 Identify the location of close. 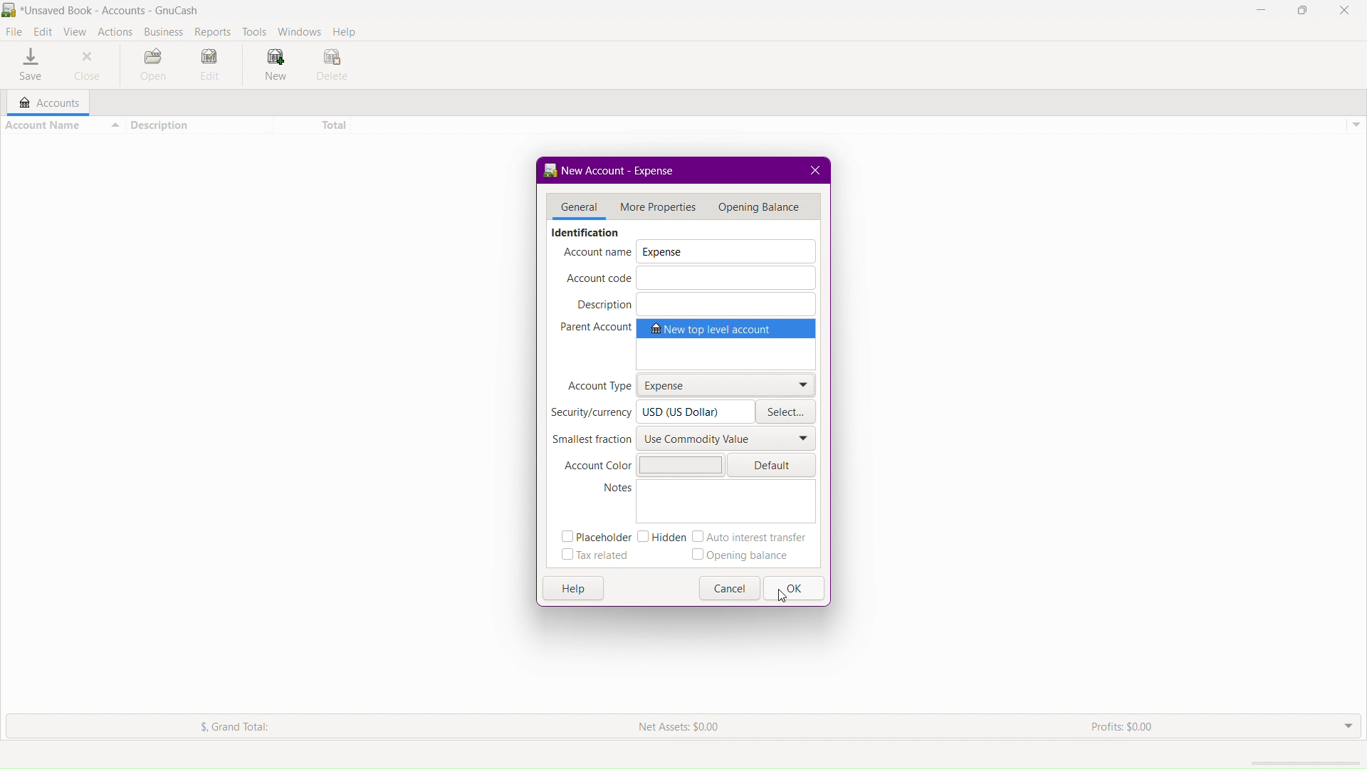
(817, 168).